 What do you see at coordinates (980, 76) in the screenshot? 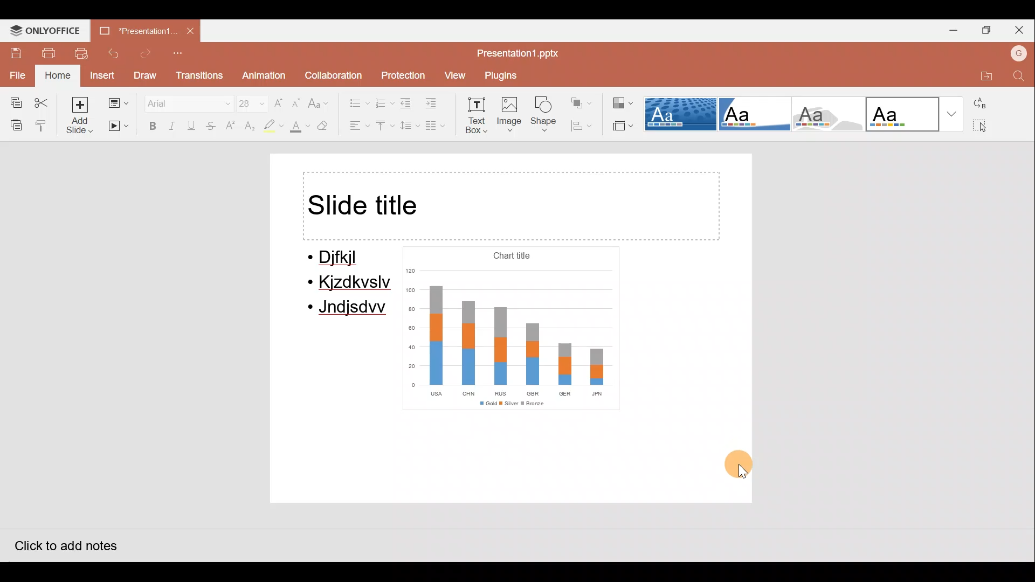
I see `Open file location` at bounding box center [980, 76].